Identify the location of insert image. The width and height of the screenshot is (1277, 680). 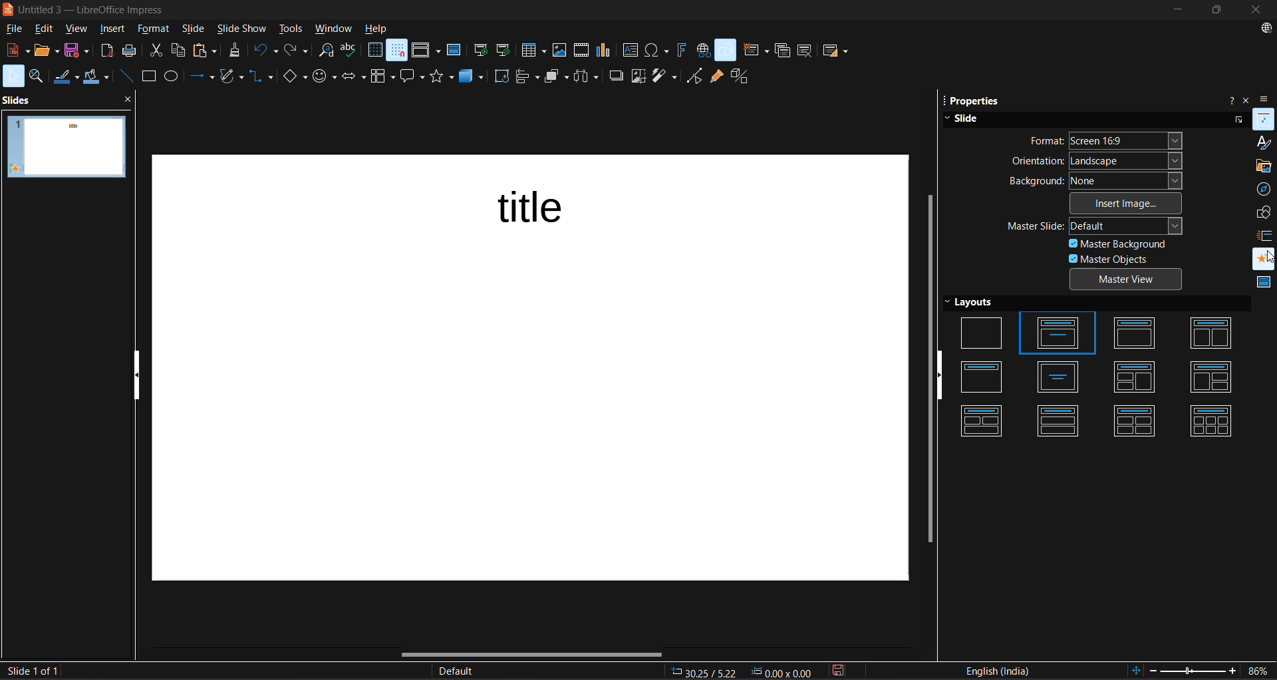
(1127, 202).